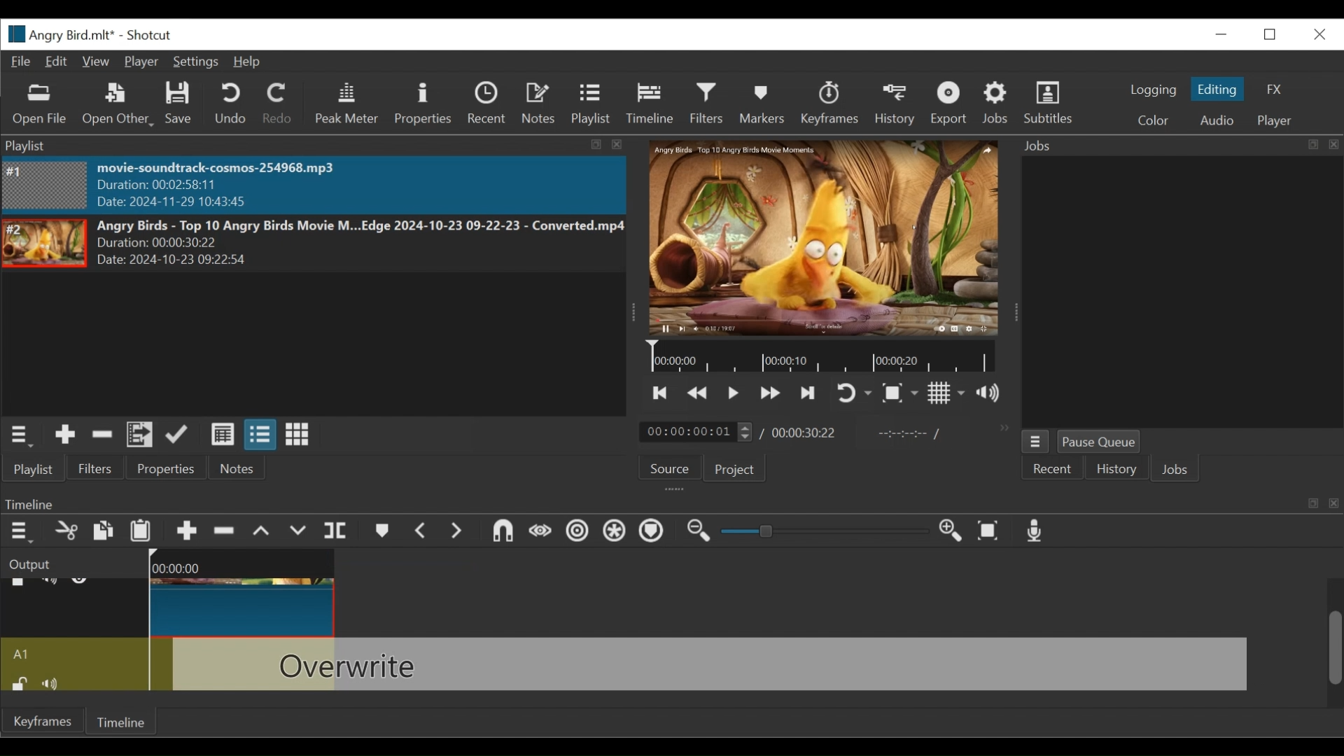 This screenshot has width=1344, height=756. What do you see at coordinates (703, 532) in the screenshot?
I see `Zoom timeline out` at bounding box center [703, 532].